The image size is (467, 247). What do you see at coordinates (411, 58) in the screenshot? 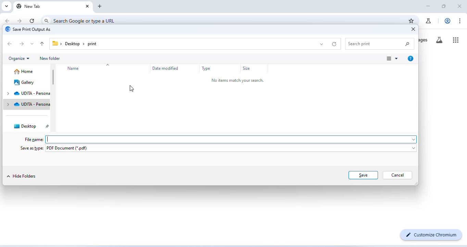
I see `get help` at bounding box center [411, 58].